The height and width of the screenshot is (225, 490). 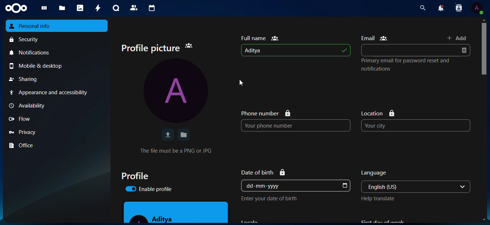 What do you see at coordinates (409, 50) in the screenshot?
I see `email input box` at bounding box center [409, 50].